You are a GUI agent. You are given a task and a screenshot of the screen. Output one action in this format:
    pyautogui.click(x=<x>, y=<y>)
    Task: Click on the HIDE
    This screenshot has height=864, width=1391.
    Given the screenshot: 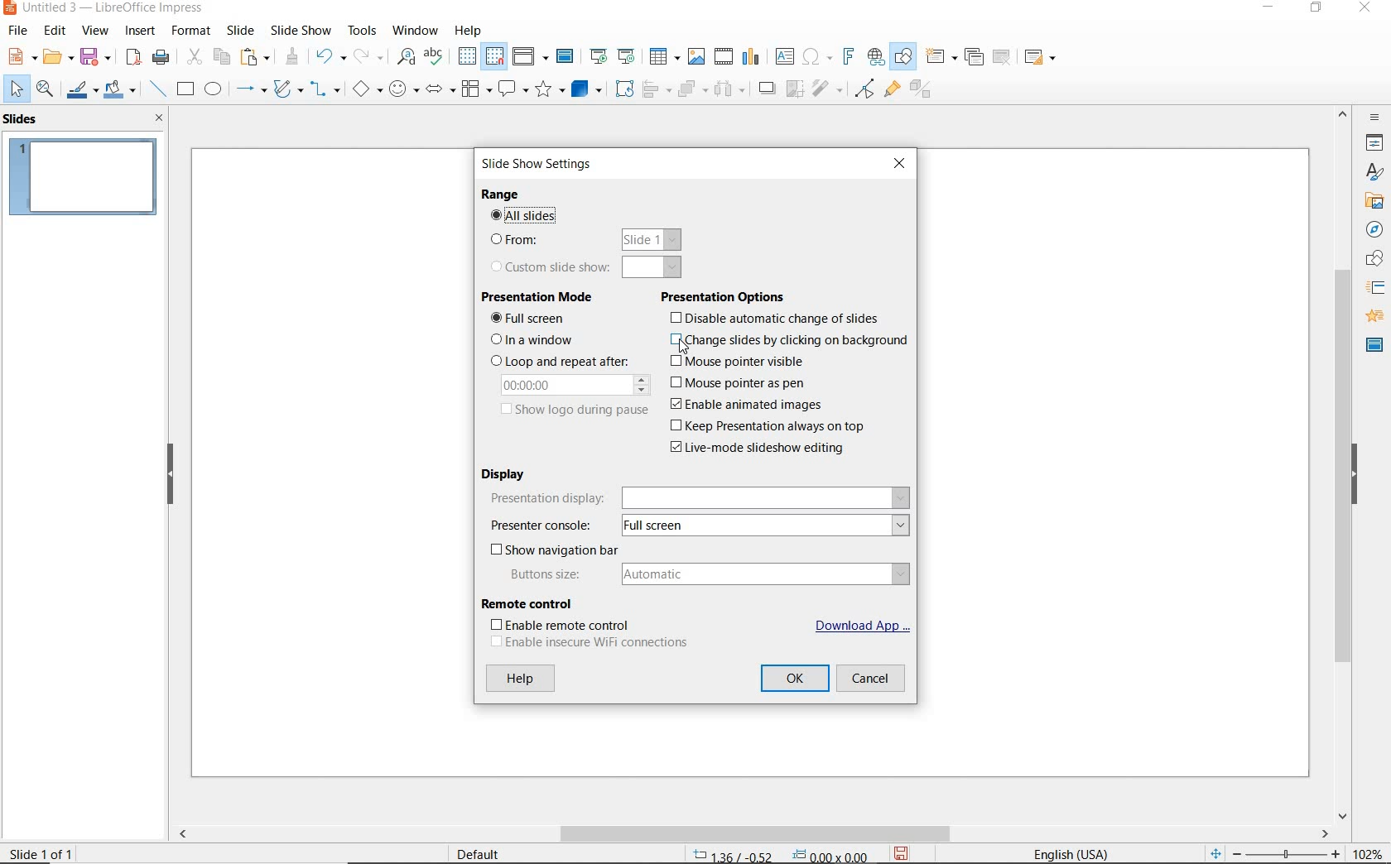 What is the action you would take?
    pyautogui.click(x=170, y=476)
    